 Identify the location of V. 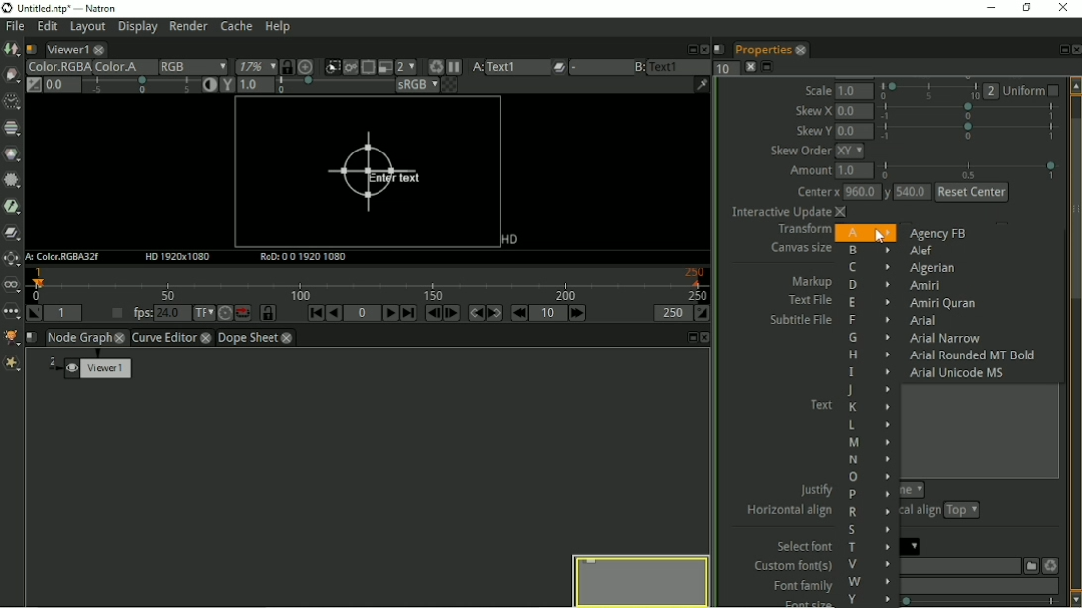
(867, 564).